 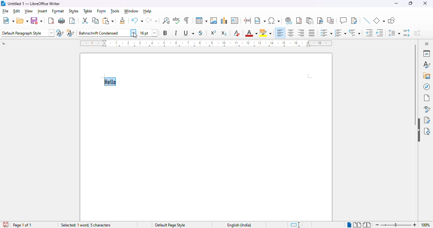 What do you see at coordinates (37, 21) in the screenshot?
I see `save` at bounding box center [37, 21].